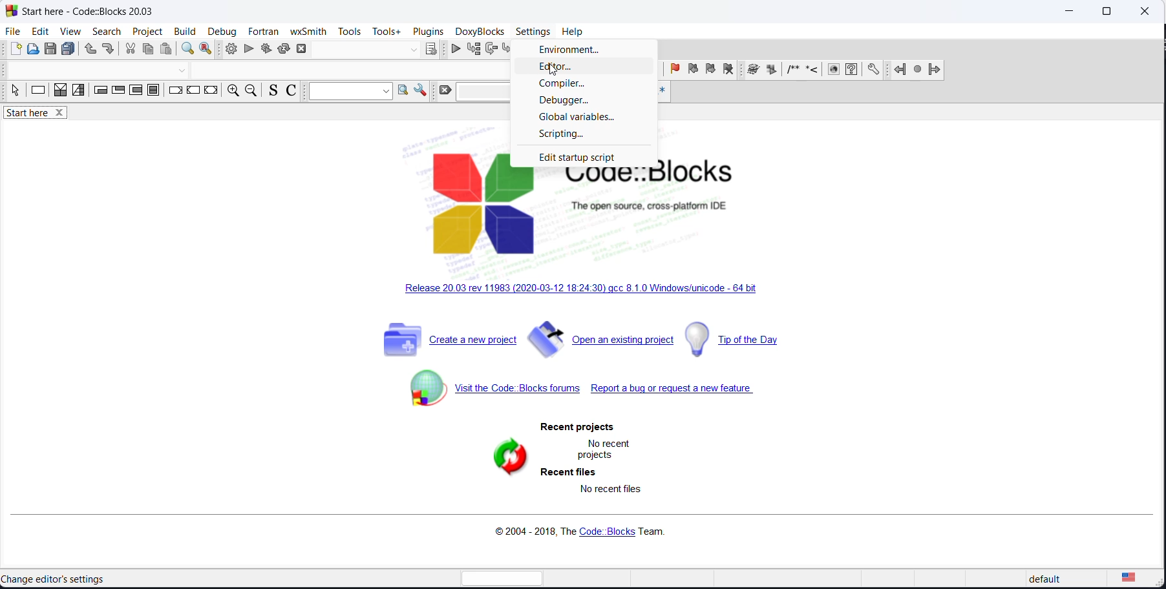  Describe the element at coordinates (584, 294) in the screenshot. I see `new release` at that location.